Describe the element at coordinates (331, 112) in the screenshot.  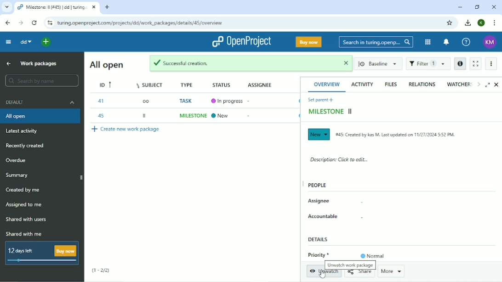
I see `Milestone ll` at that location.